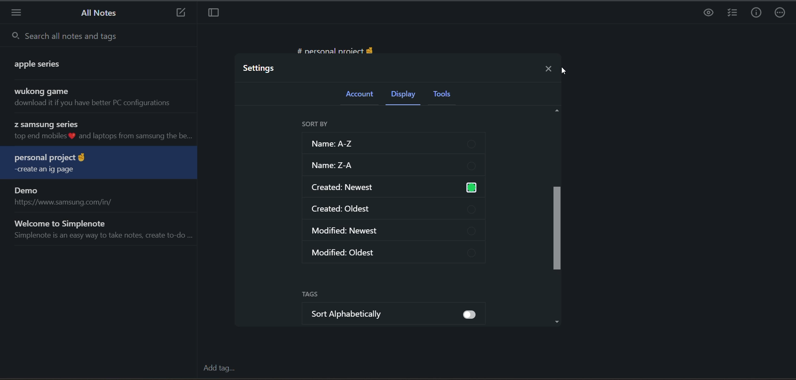 This screenshot has height=380, width=796. What do you see at coordinates (546, 69) in the screenshot?
I see `close` at bounding box center [546, 69].